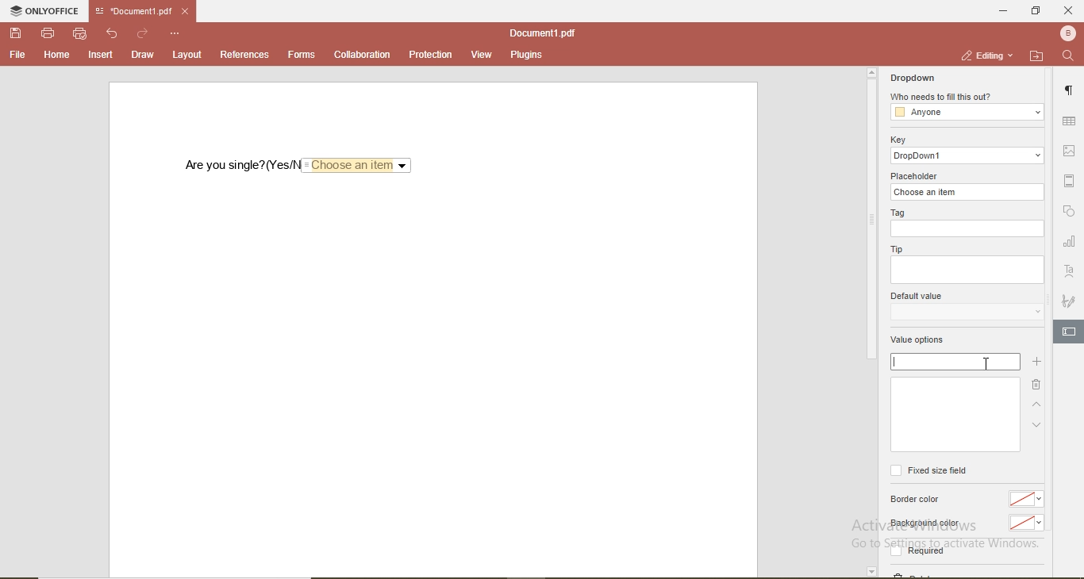 The image size is (1084, 579). I want to click on collaboration, so click(362, 55).